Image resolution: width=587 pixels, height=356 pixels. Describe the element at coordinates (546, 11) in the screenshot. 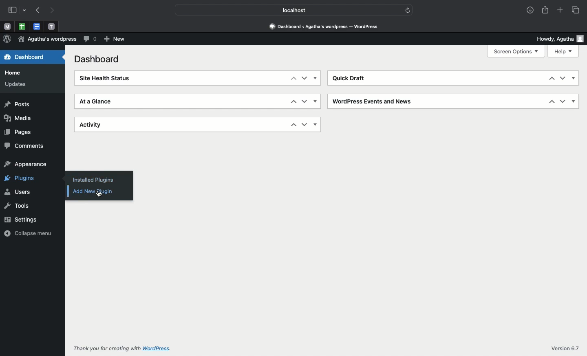

I see `Share` at that location.